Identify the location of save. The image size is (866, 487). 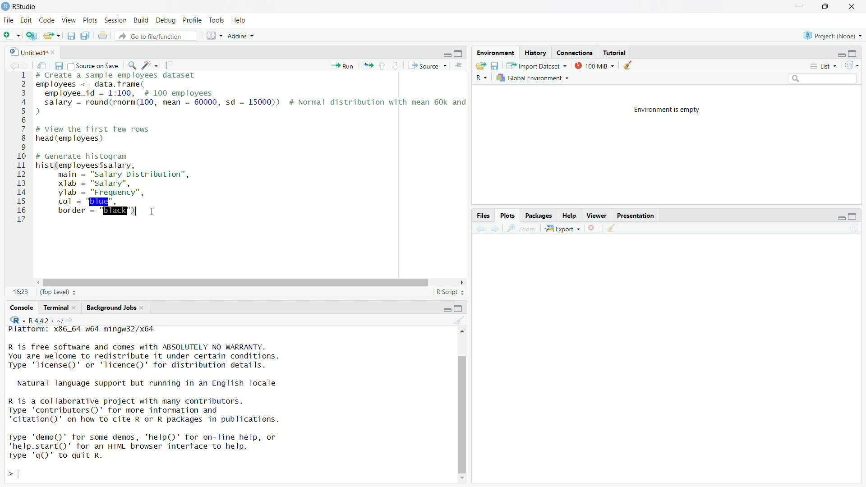
(59, 65).